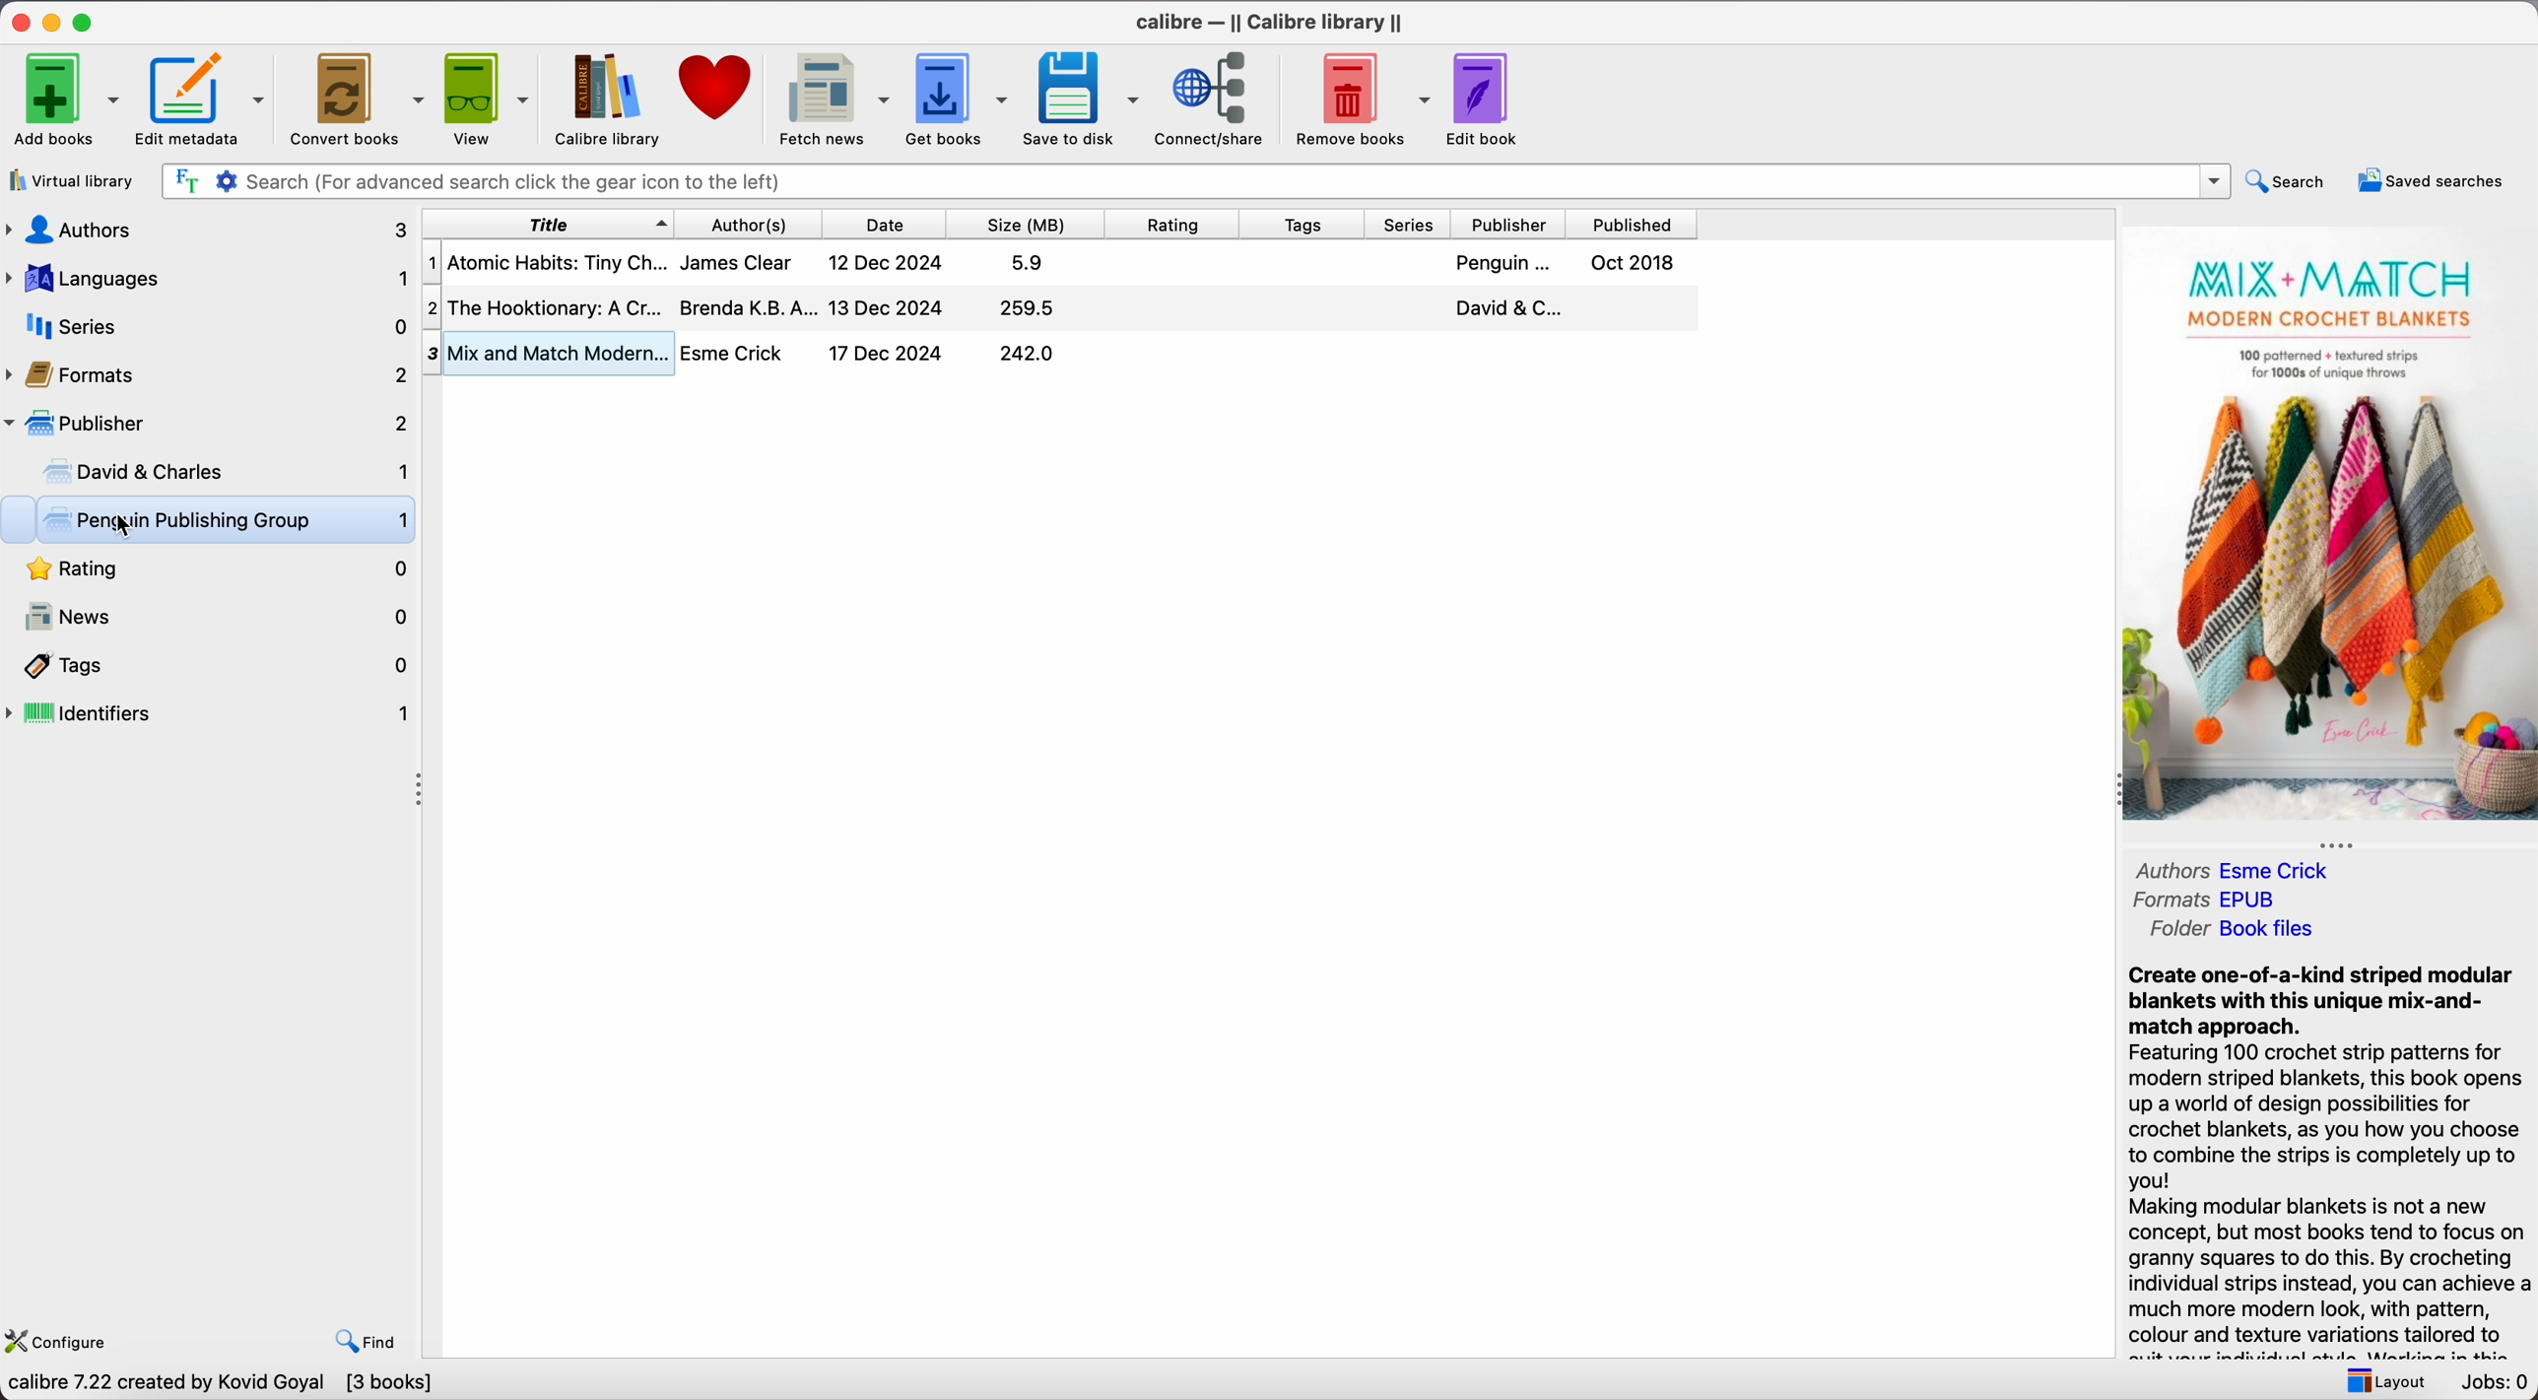  Describe the element at coordinates (1083, 99) in the screenshot. I see `save to disk` at that location.